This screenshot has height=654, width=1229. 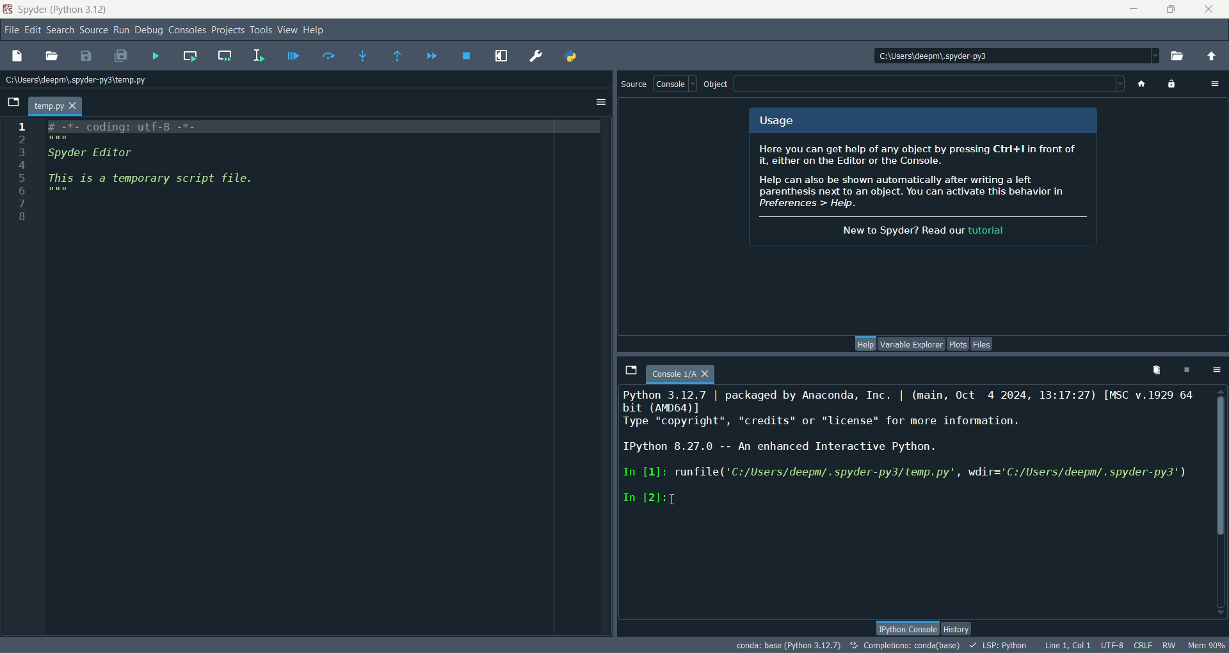 I want to click on maximize, so click(x=1170, y=10).